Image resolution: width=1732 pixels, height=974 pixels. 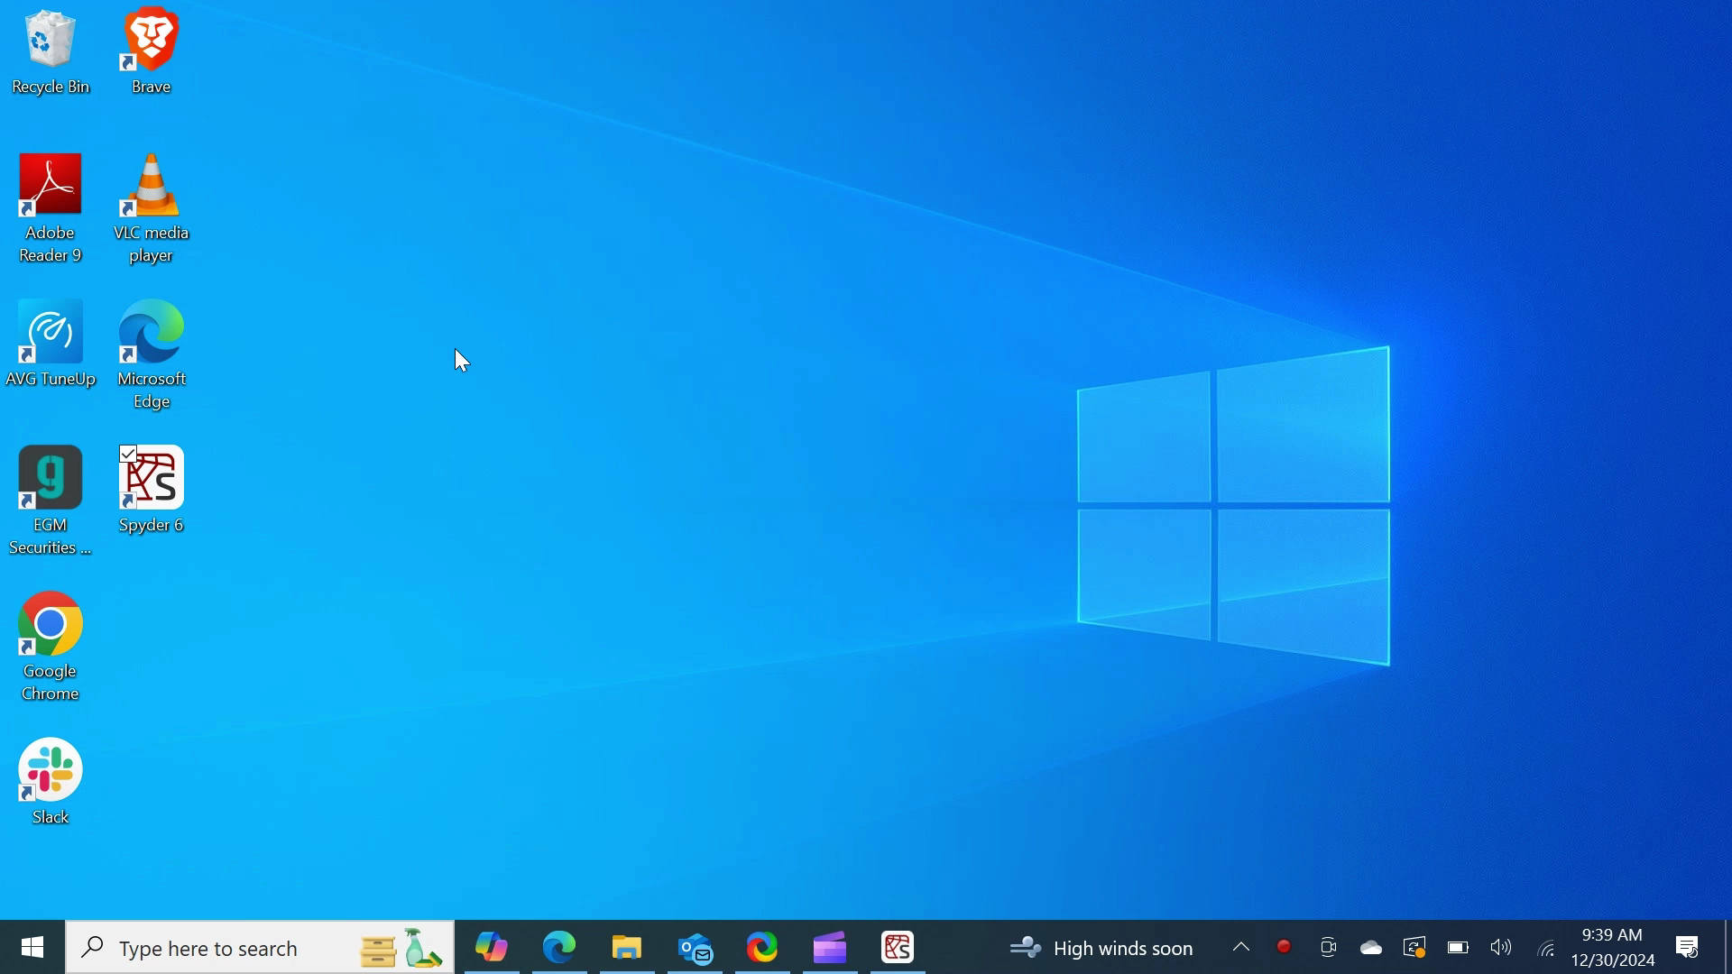 I want to click on tSearchype here to, so click(x=262, y=948).